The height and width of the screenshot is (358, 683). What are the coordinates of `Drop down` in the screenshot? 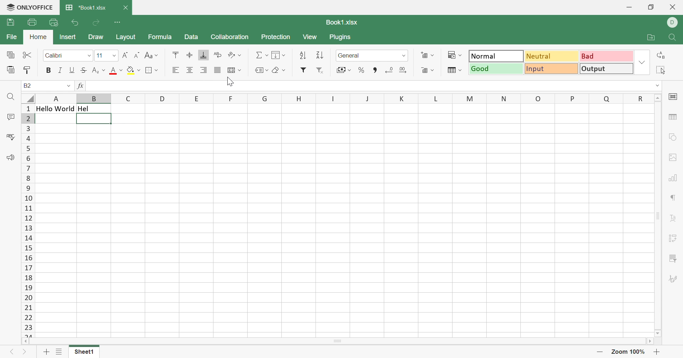 It's located at (69, 87).